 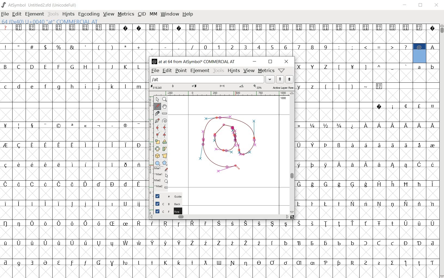 I want to click on WINDOW, so click(x=171, y=14).